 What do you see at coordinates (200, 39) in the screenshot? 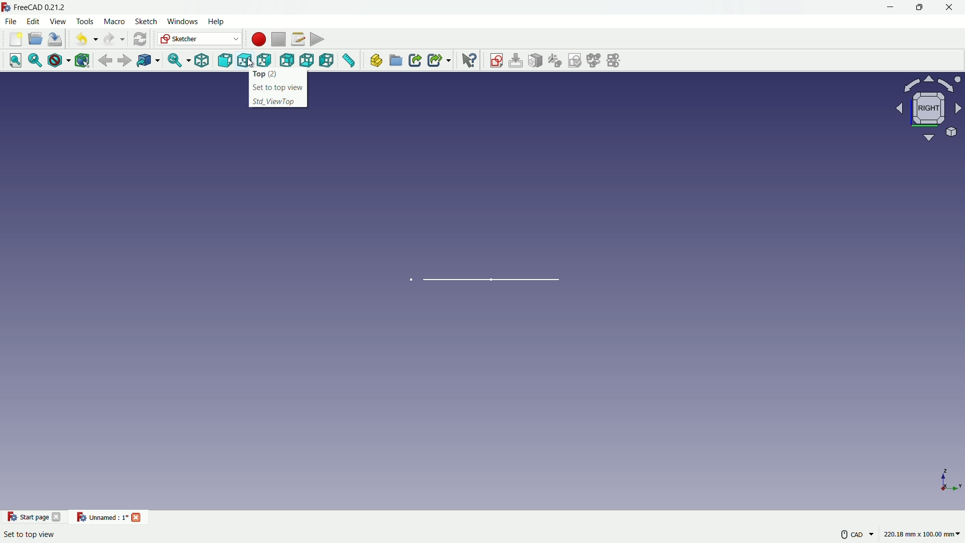
I see `switch between workbenches` at bounding box center [200, 39].